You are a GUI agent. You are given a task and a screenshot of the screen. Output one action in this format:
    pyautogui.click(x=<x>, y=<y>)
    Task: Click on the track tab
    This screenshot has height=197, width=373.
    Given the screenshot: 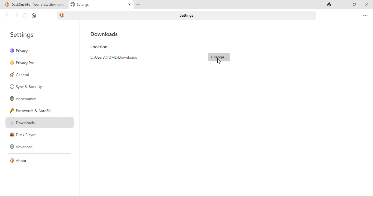 What is the action you would take?
    pyautogui.click(x=328, y=5)
    